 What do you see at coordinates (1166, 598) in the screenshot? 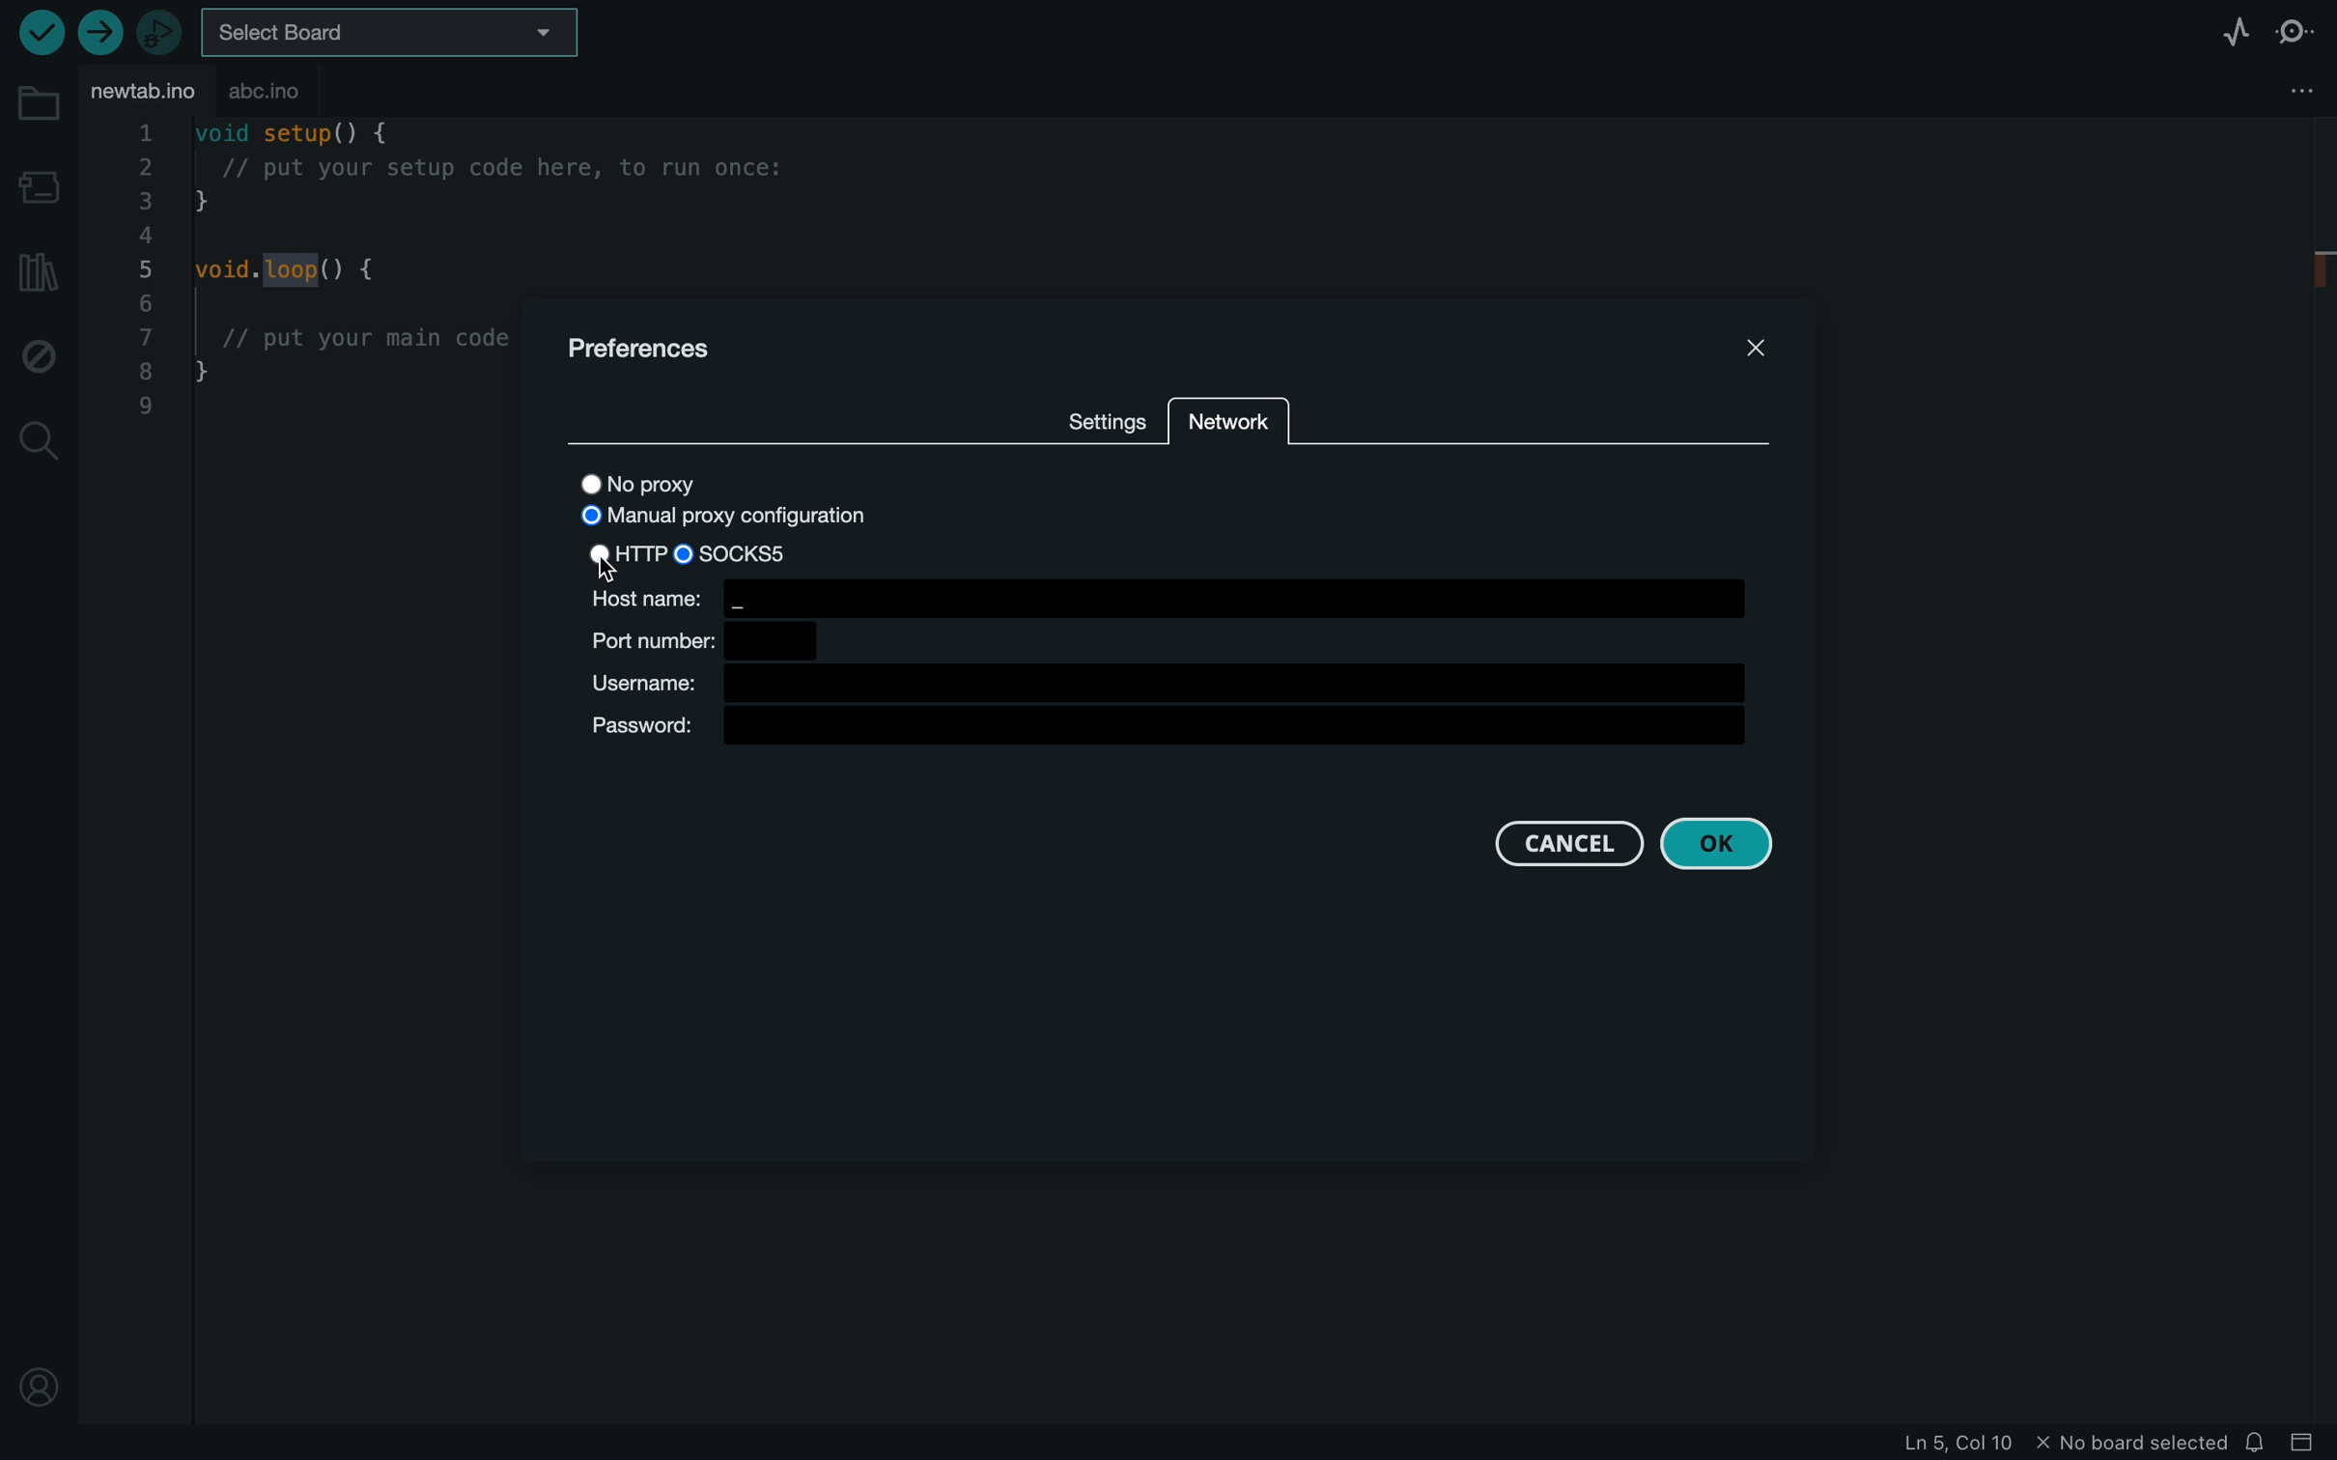
I see `host name` at bounding box center [1166, 598].